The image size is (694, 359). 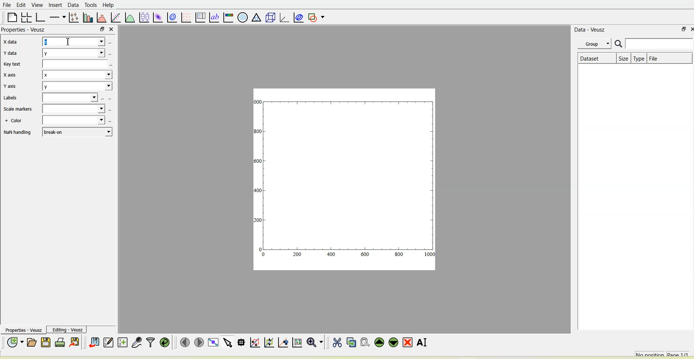 I want to click on Blank, so click(x=70, y=97).